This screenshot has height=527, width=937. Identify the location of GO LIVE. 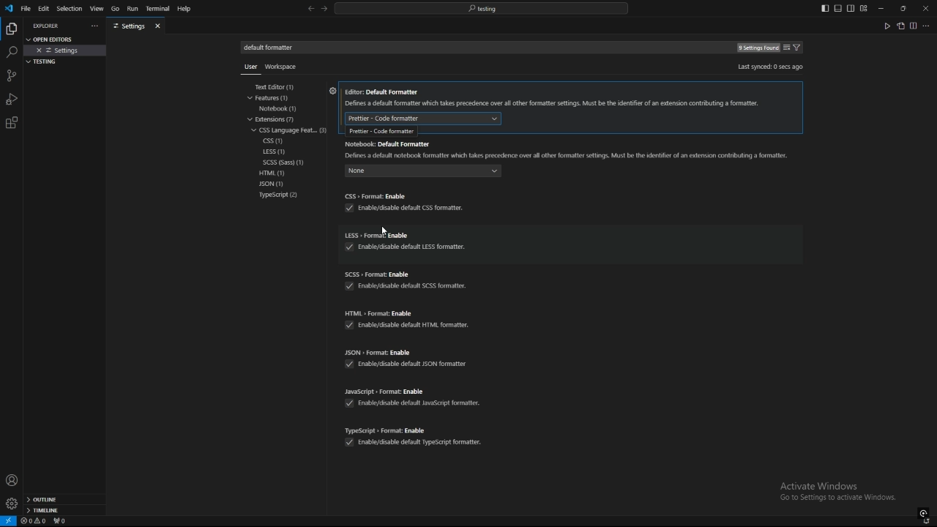
(924, 512).